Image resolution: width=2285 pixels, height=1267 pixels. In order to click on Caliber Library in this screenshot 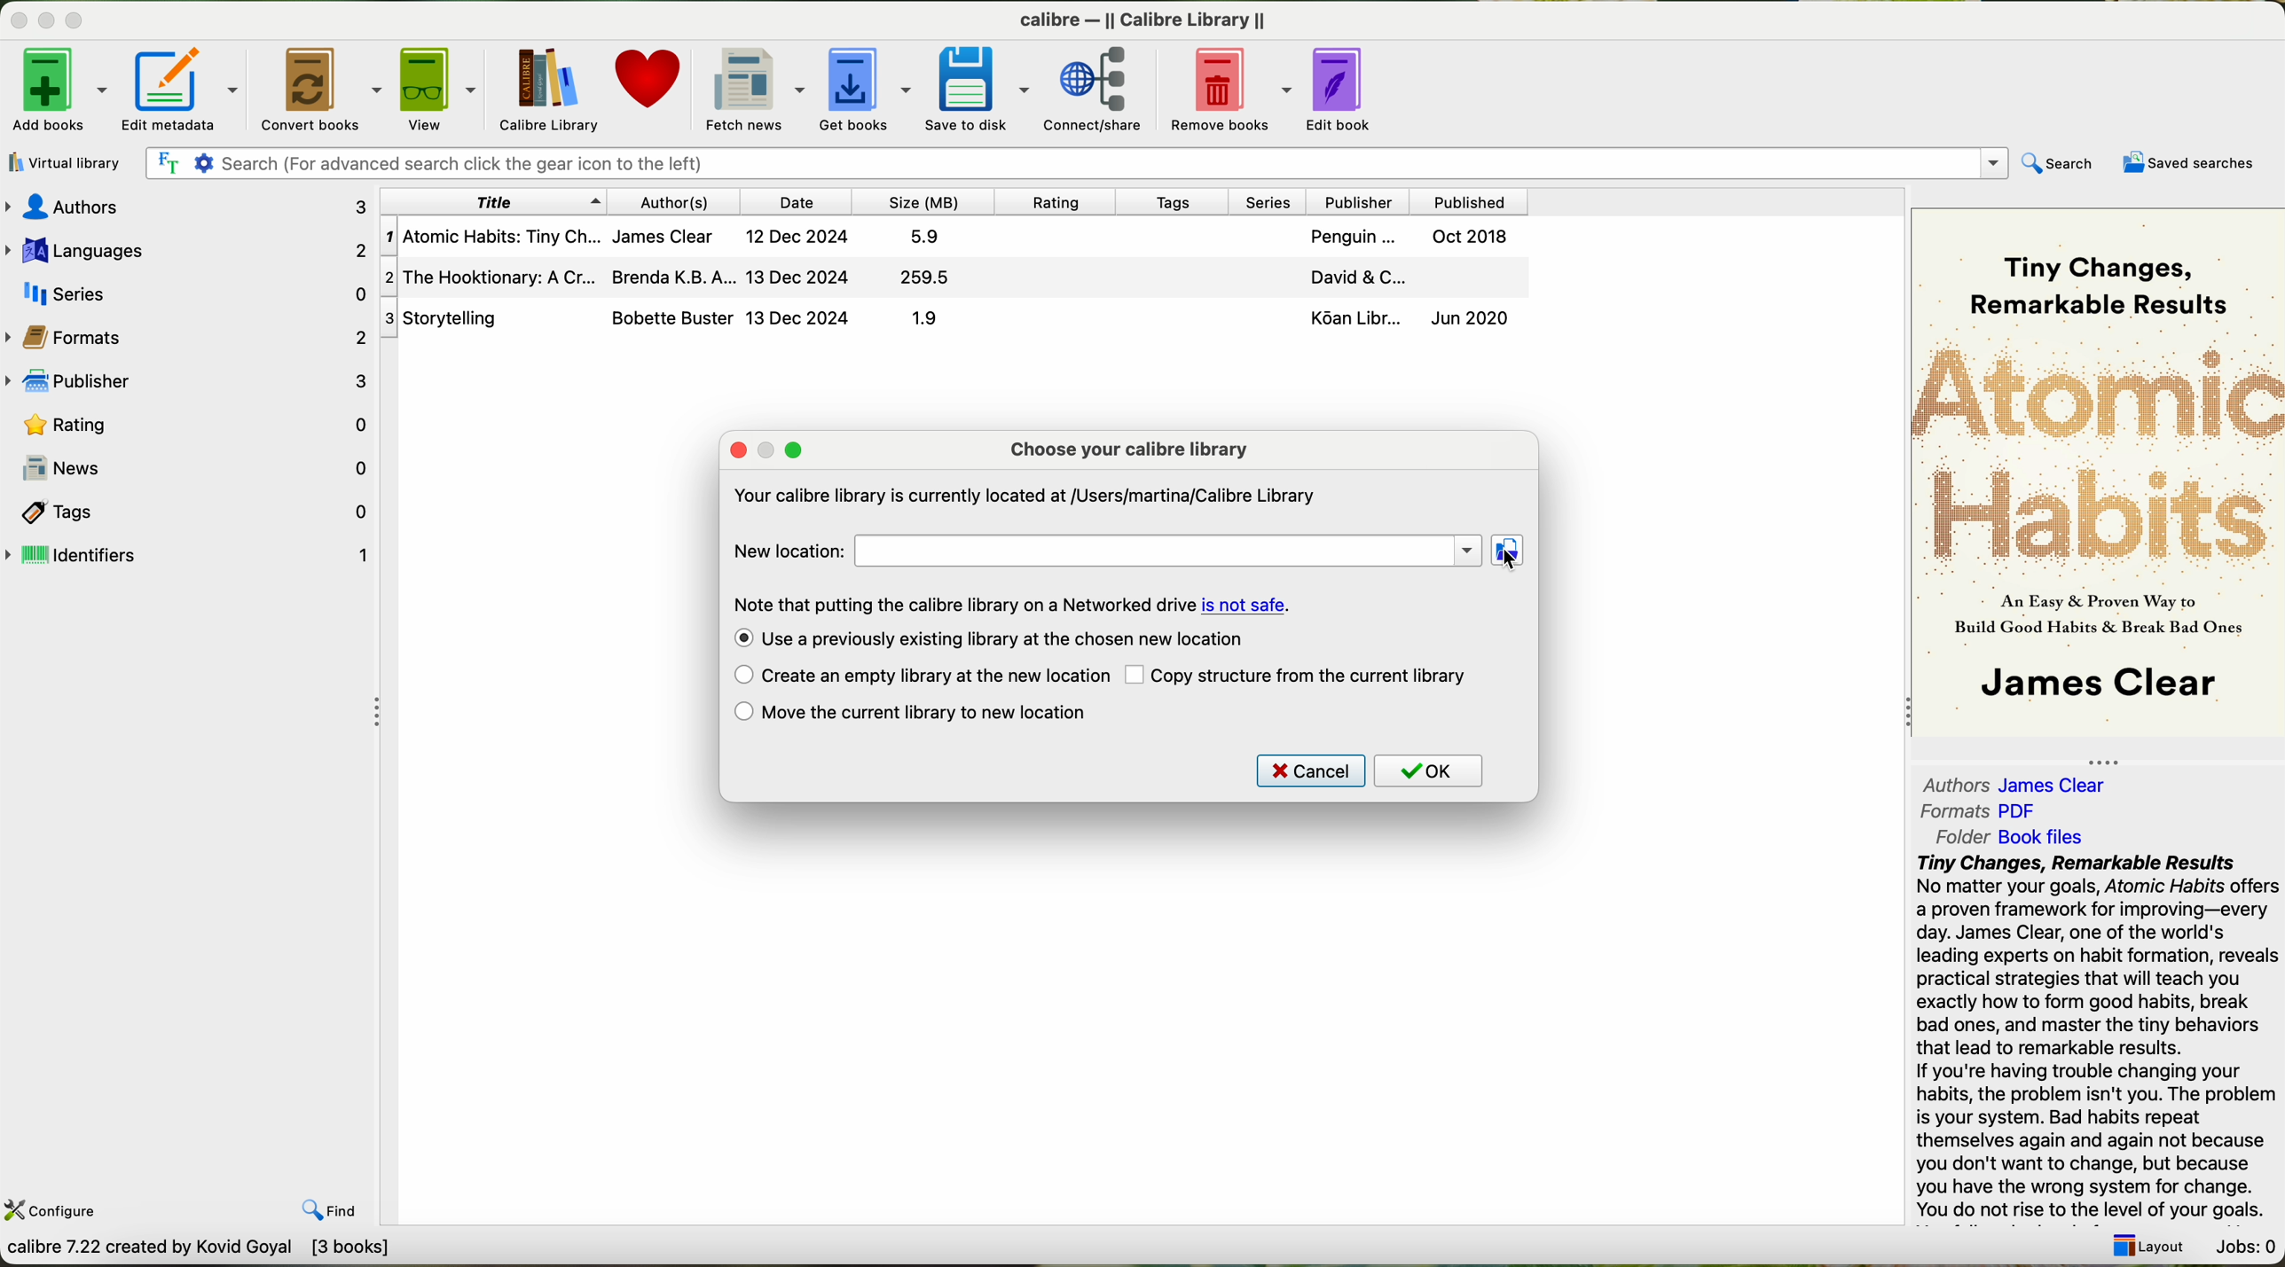, I will do `click(552, 88)`.